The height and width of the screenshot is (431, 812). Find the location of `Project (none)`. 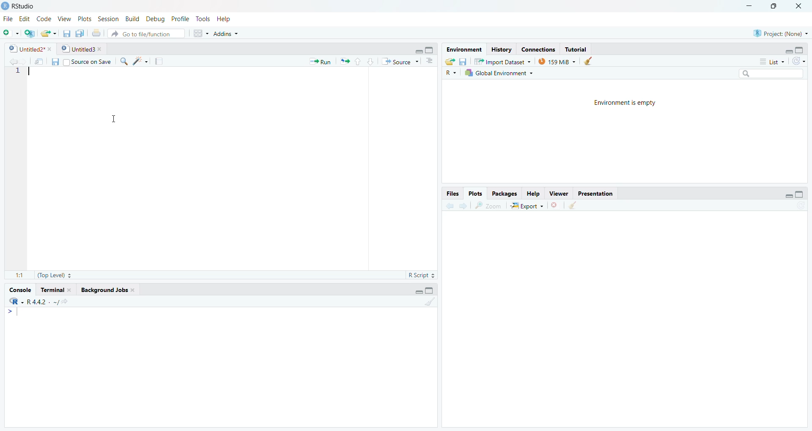

Project (none) is located at coordinates (780, 33).